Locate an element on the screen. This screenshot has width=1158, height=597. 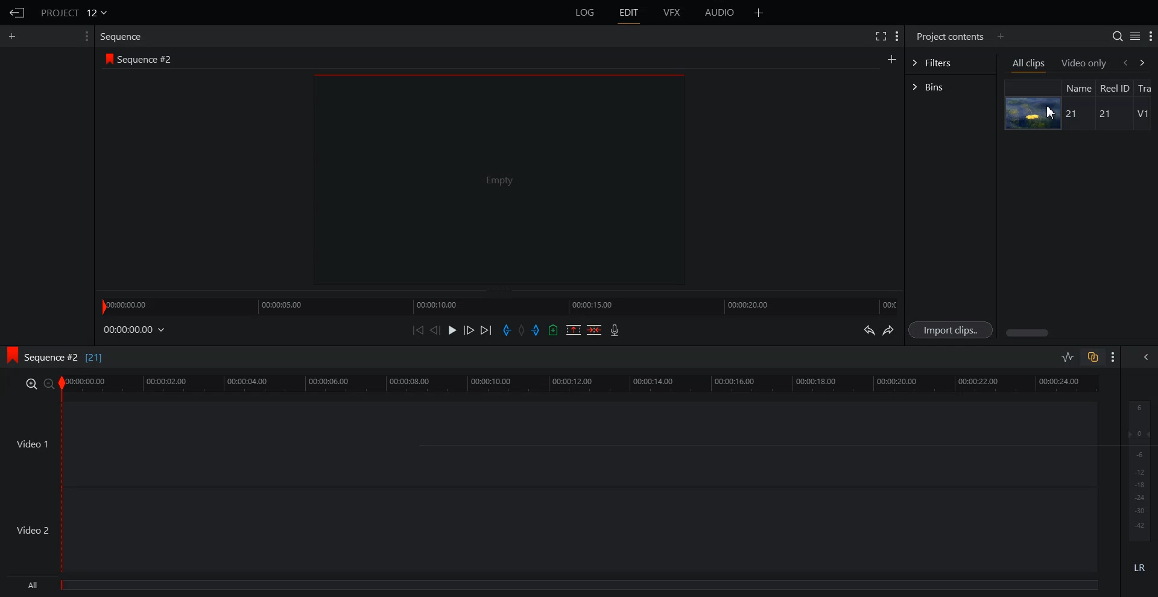
Go Back is located at coordinates (16, 13).